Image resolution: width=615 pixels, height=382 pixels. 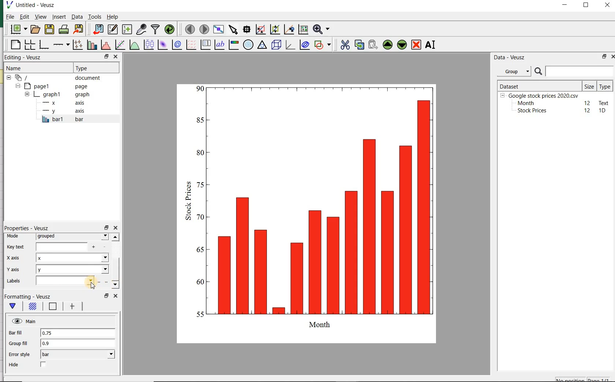 I want to click on graph1, so click(x=56, y=95).